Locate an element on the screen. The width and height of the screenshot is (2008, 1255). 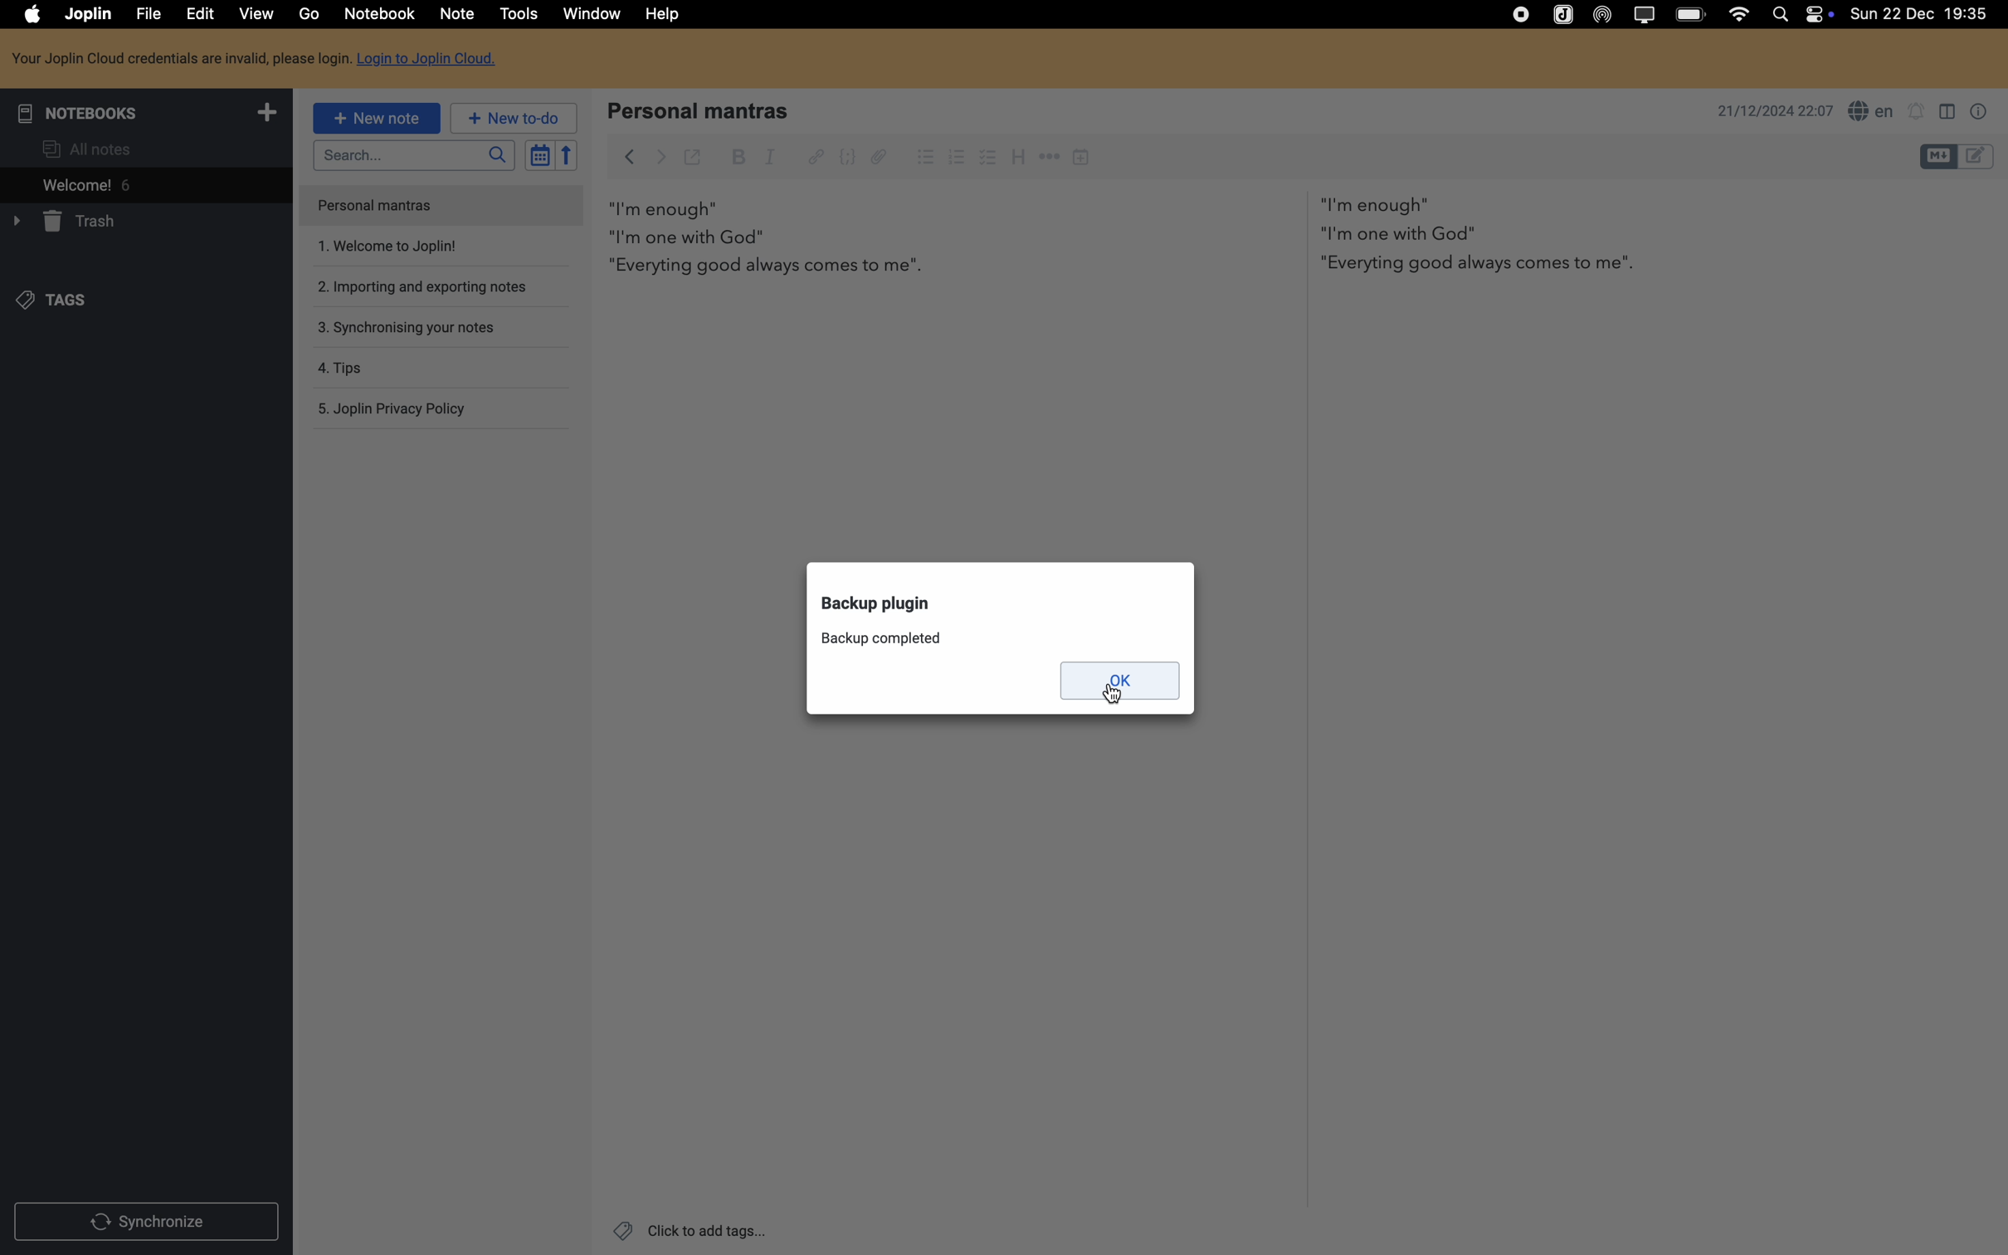
new to-do is located at coordinates (465, 118).